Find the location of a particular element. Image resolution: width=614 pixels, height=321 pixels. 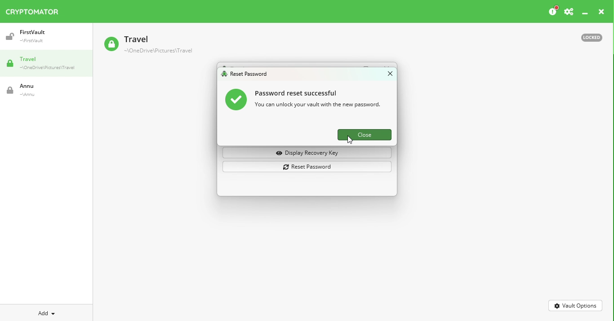

Password reset successful is located at coordinates (307, 101).